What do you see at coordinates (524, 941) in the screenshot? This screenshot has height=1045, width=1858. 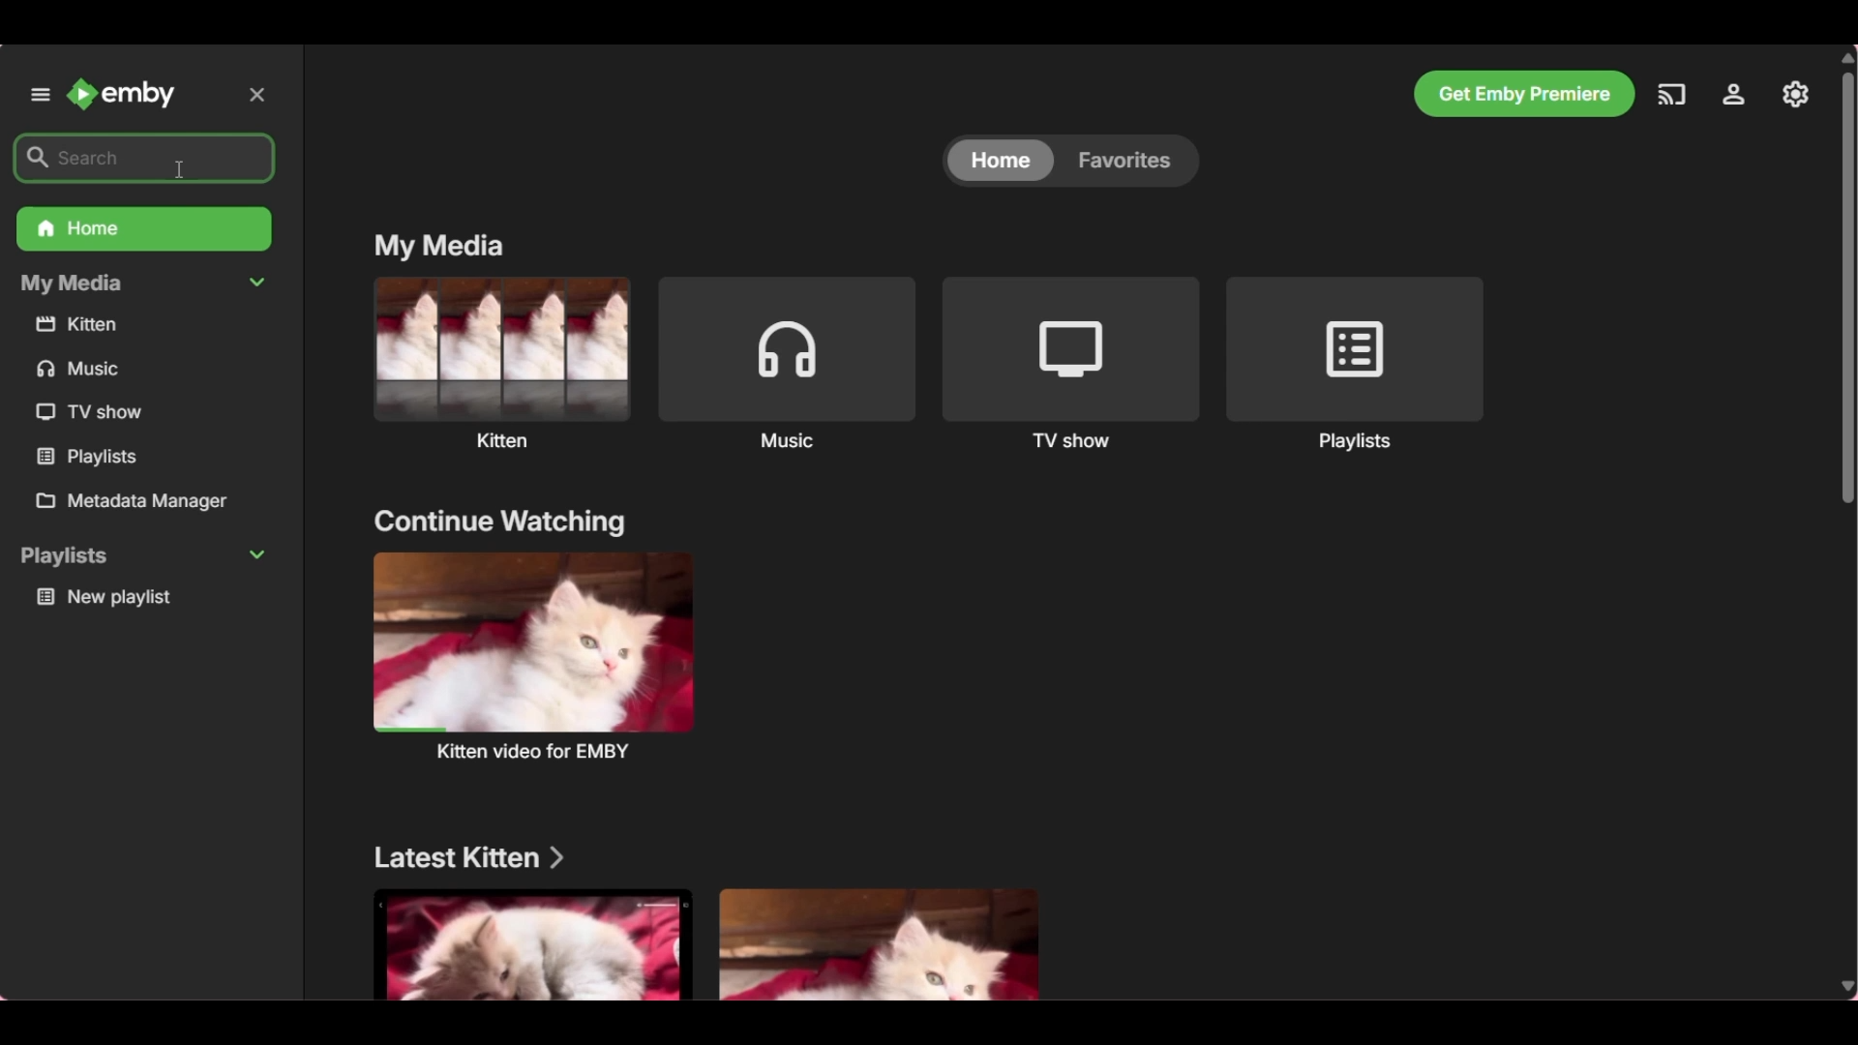 I see `Media files under above mentioned section` at bounding box center [524, 941].